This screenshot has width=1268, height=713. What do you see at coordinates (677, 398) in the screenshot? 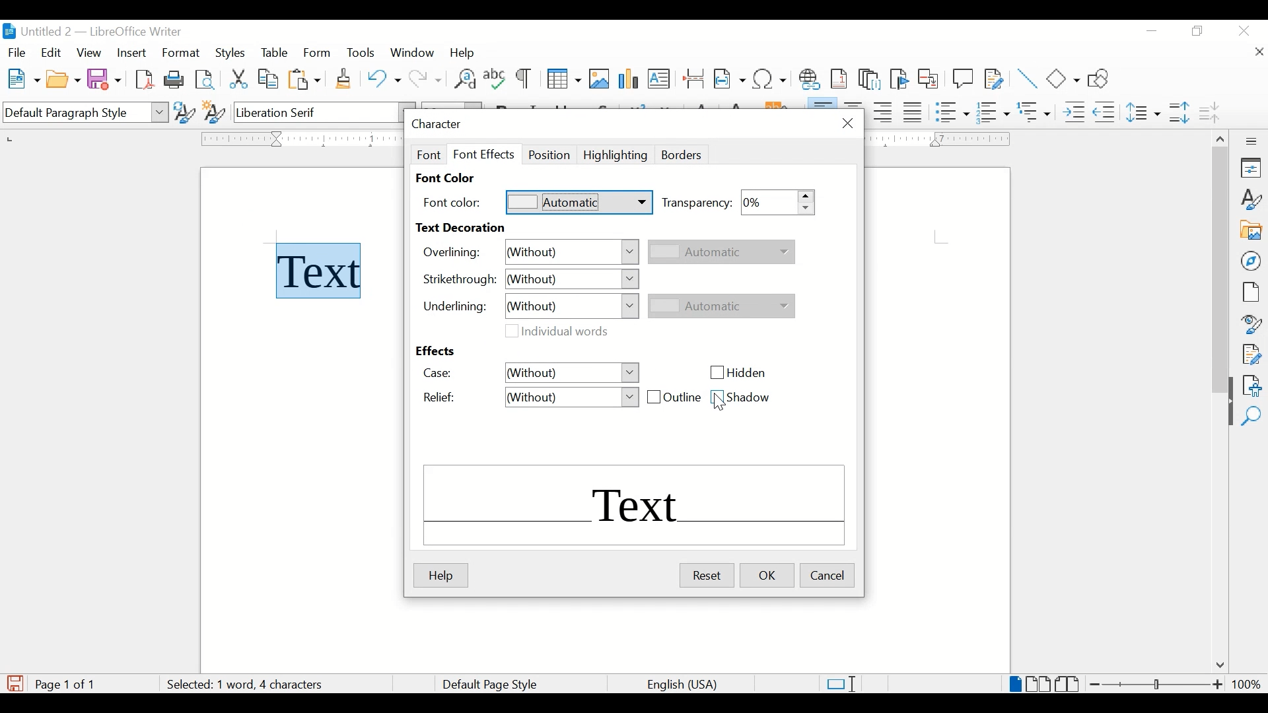
I see `outline checkbox` at bounding box center [677, 398].